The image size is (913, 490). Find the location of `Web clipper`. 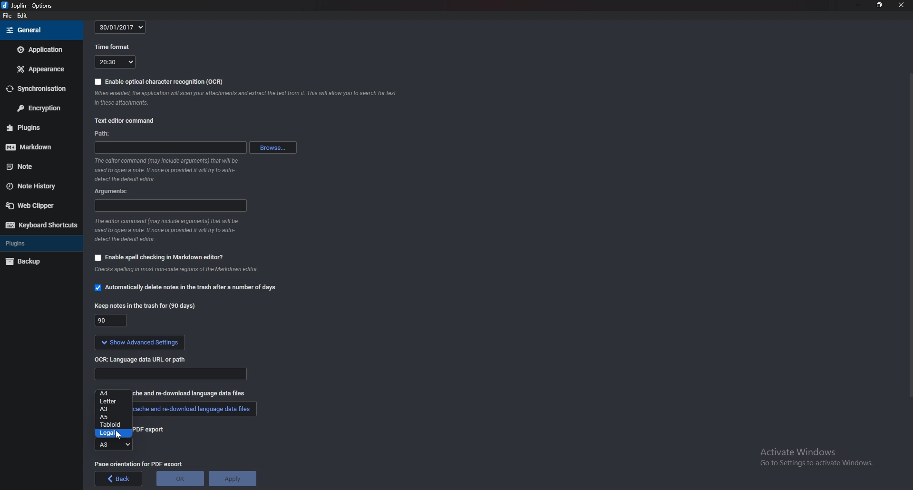

Web clipper is located at coordinates (37, 205).